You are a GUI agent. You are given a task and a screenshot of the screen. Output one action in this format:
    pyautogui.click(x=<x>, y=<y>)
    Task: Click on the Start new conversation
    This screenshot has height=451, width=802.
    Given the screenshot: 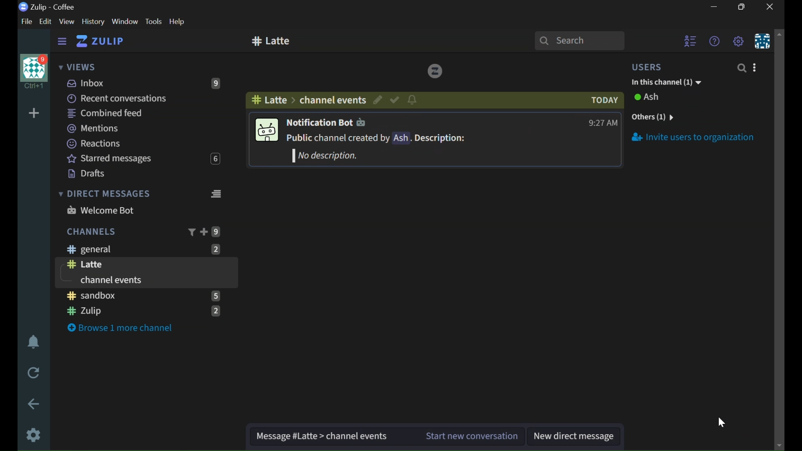 What is the action you would take?
    pyautogui.click(x=471, y=436)
    